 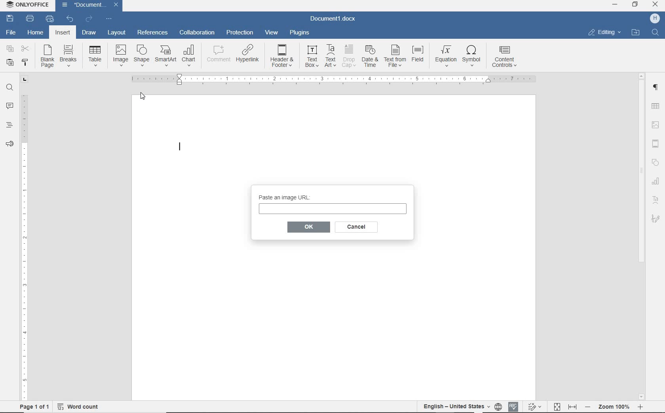 I want to click on headings, so click(x=9, y=125).